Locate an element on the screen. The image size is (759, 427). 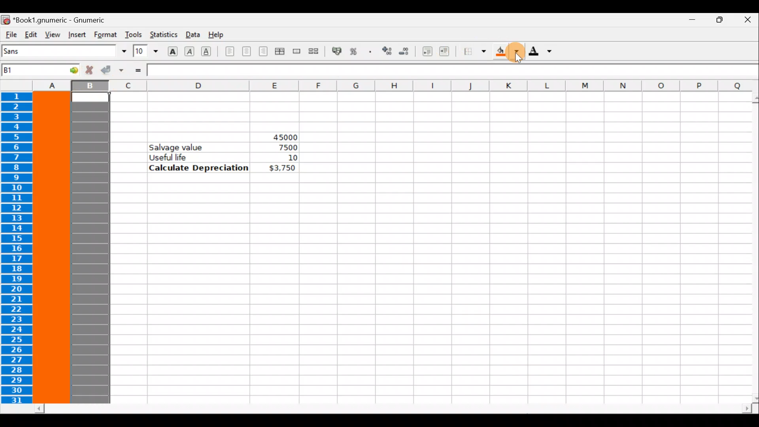
Align right is located at coordinates (263, 52).